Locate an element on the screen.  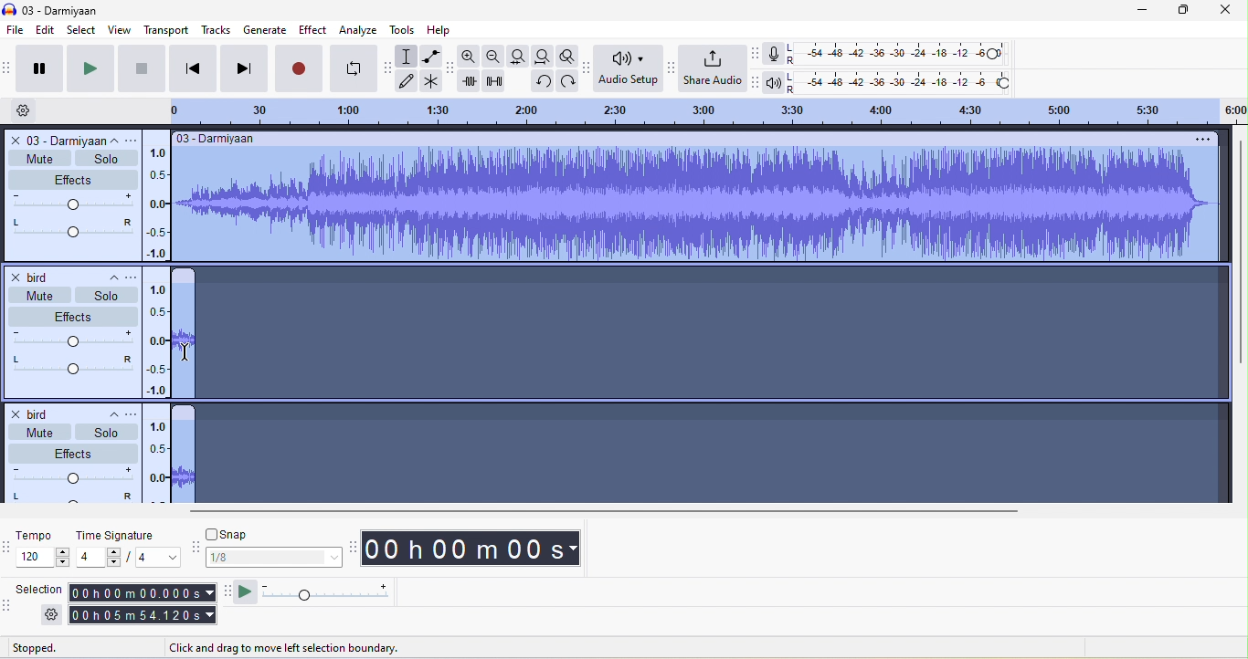
audacity recording meter toolbar is located at coordinates (757, 55).